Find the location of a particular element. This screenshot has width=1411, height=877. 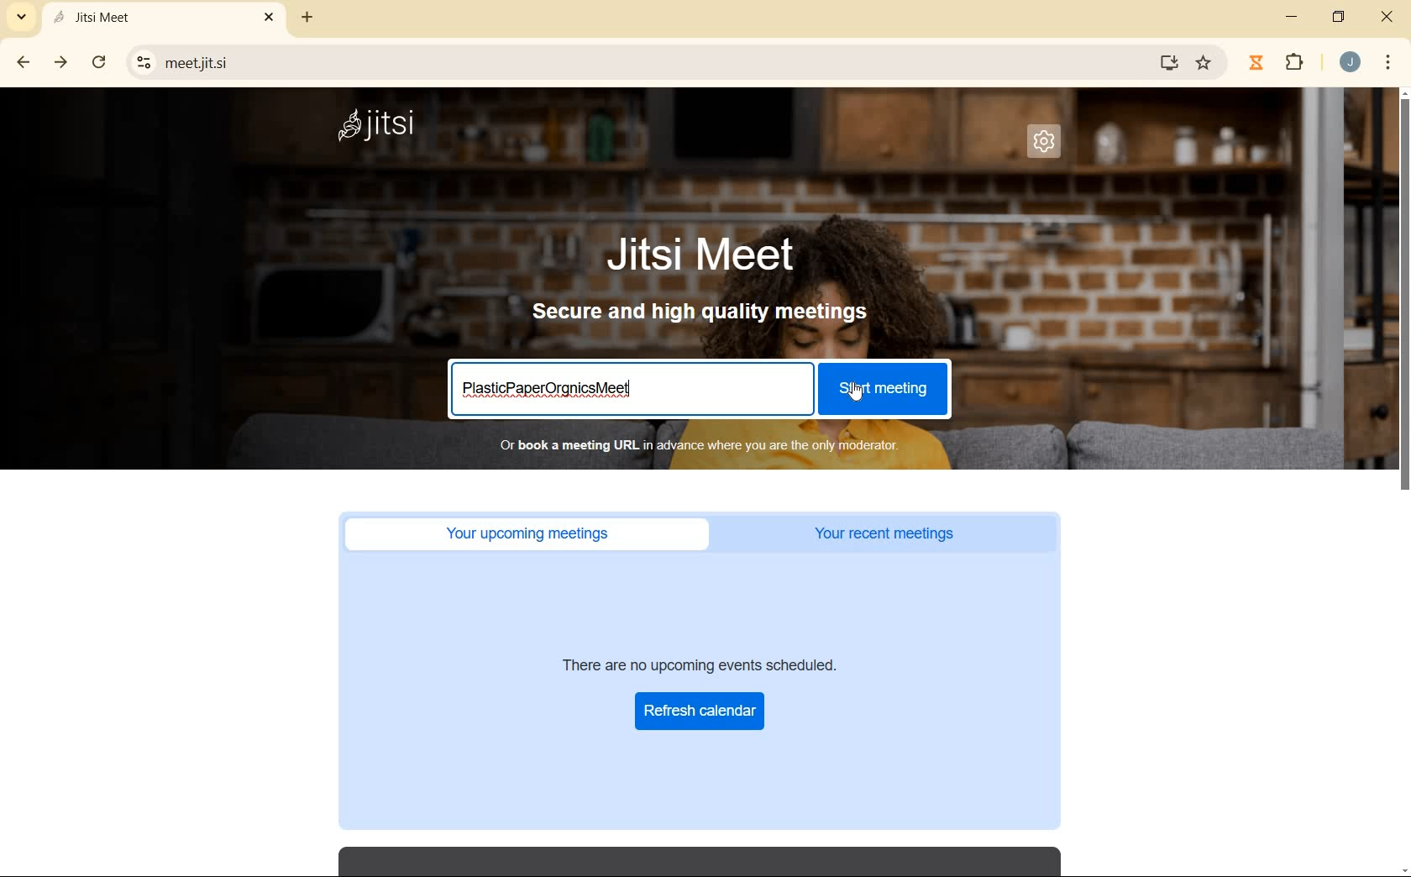

cursor is located at coordinates (855, 394).